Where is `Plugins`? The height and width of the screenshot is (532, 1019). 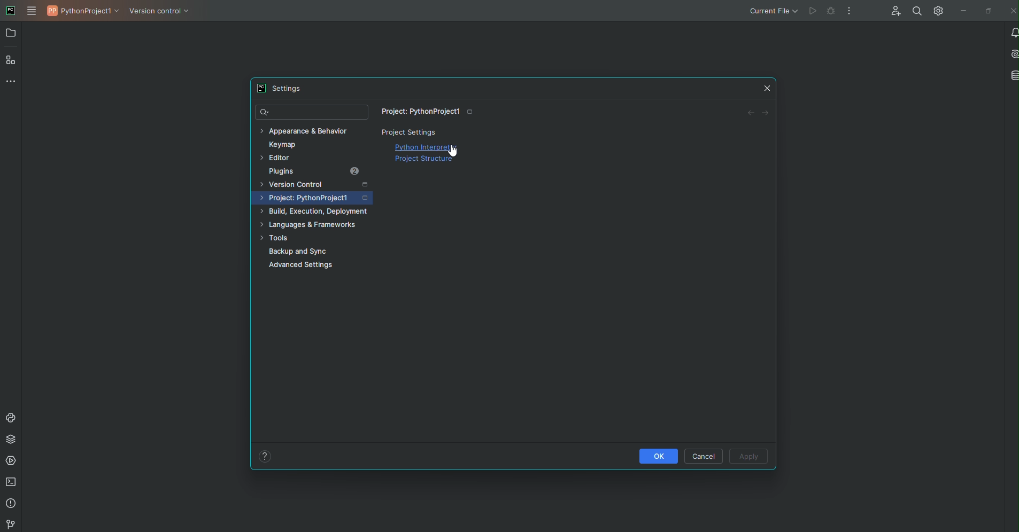
Plugins is located at coordinates (314, 171).